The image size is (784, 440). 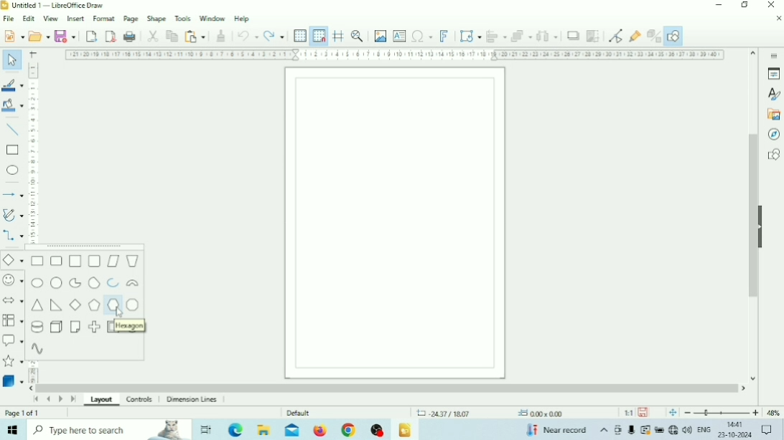 I want to click on Print, so click(x=130, y=37).